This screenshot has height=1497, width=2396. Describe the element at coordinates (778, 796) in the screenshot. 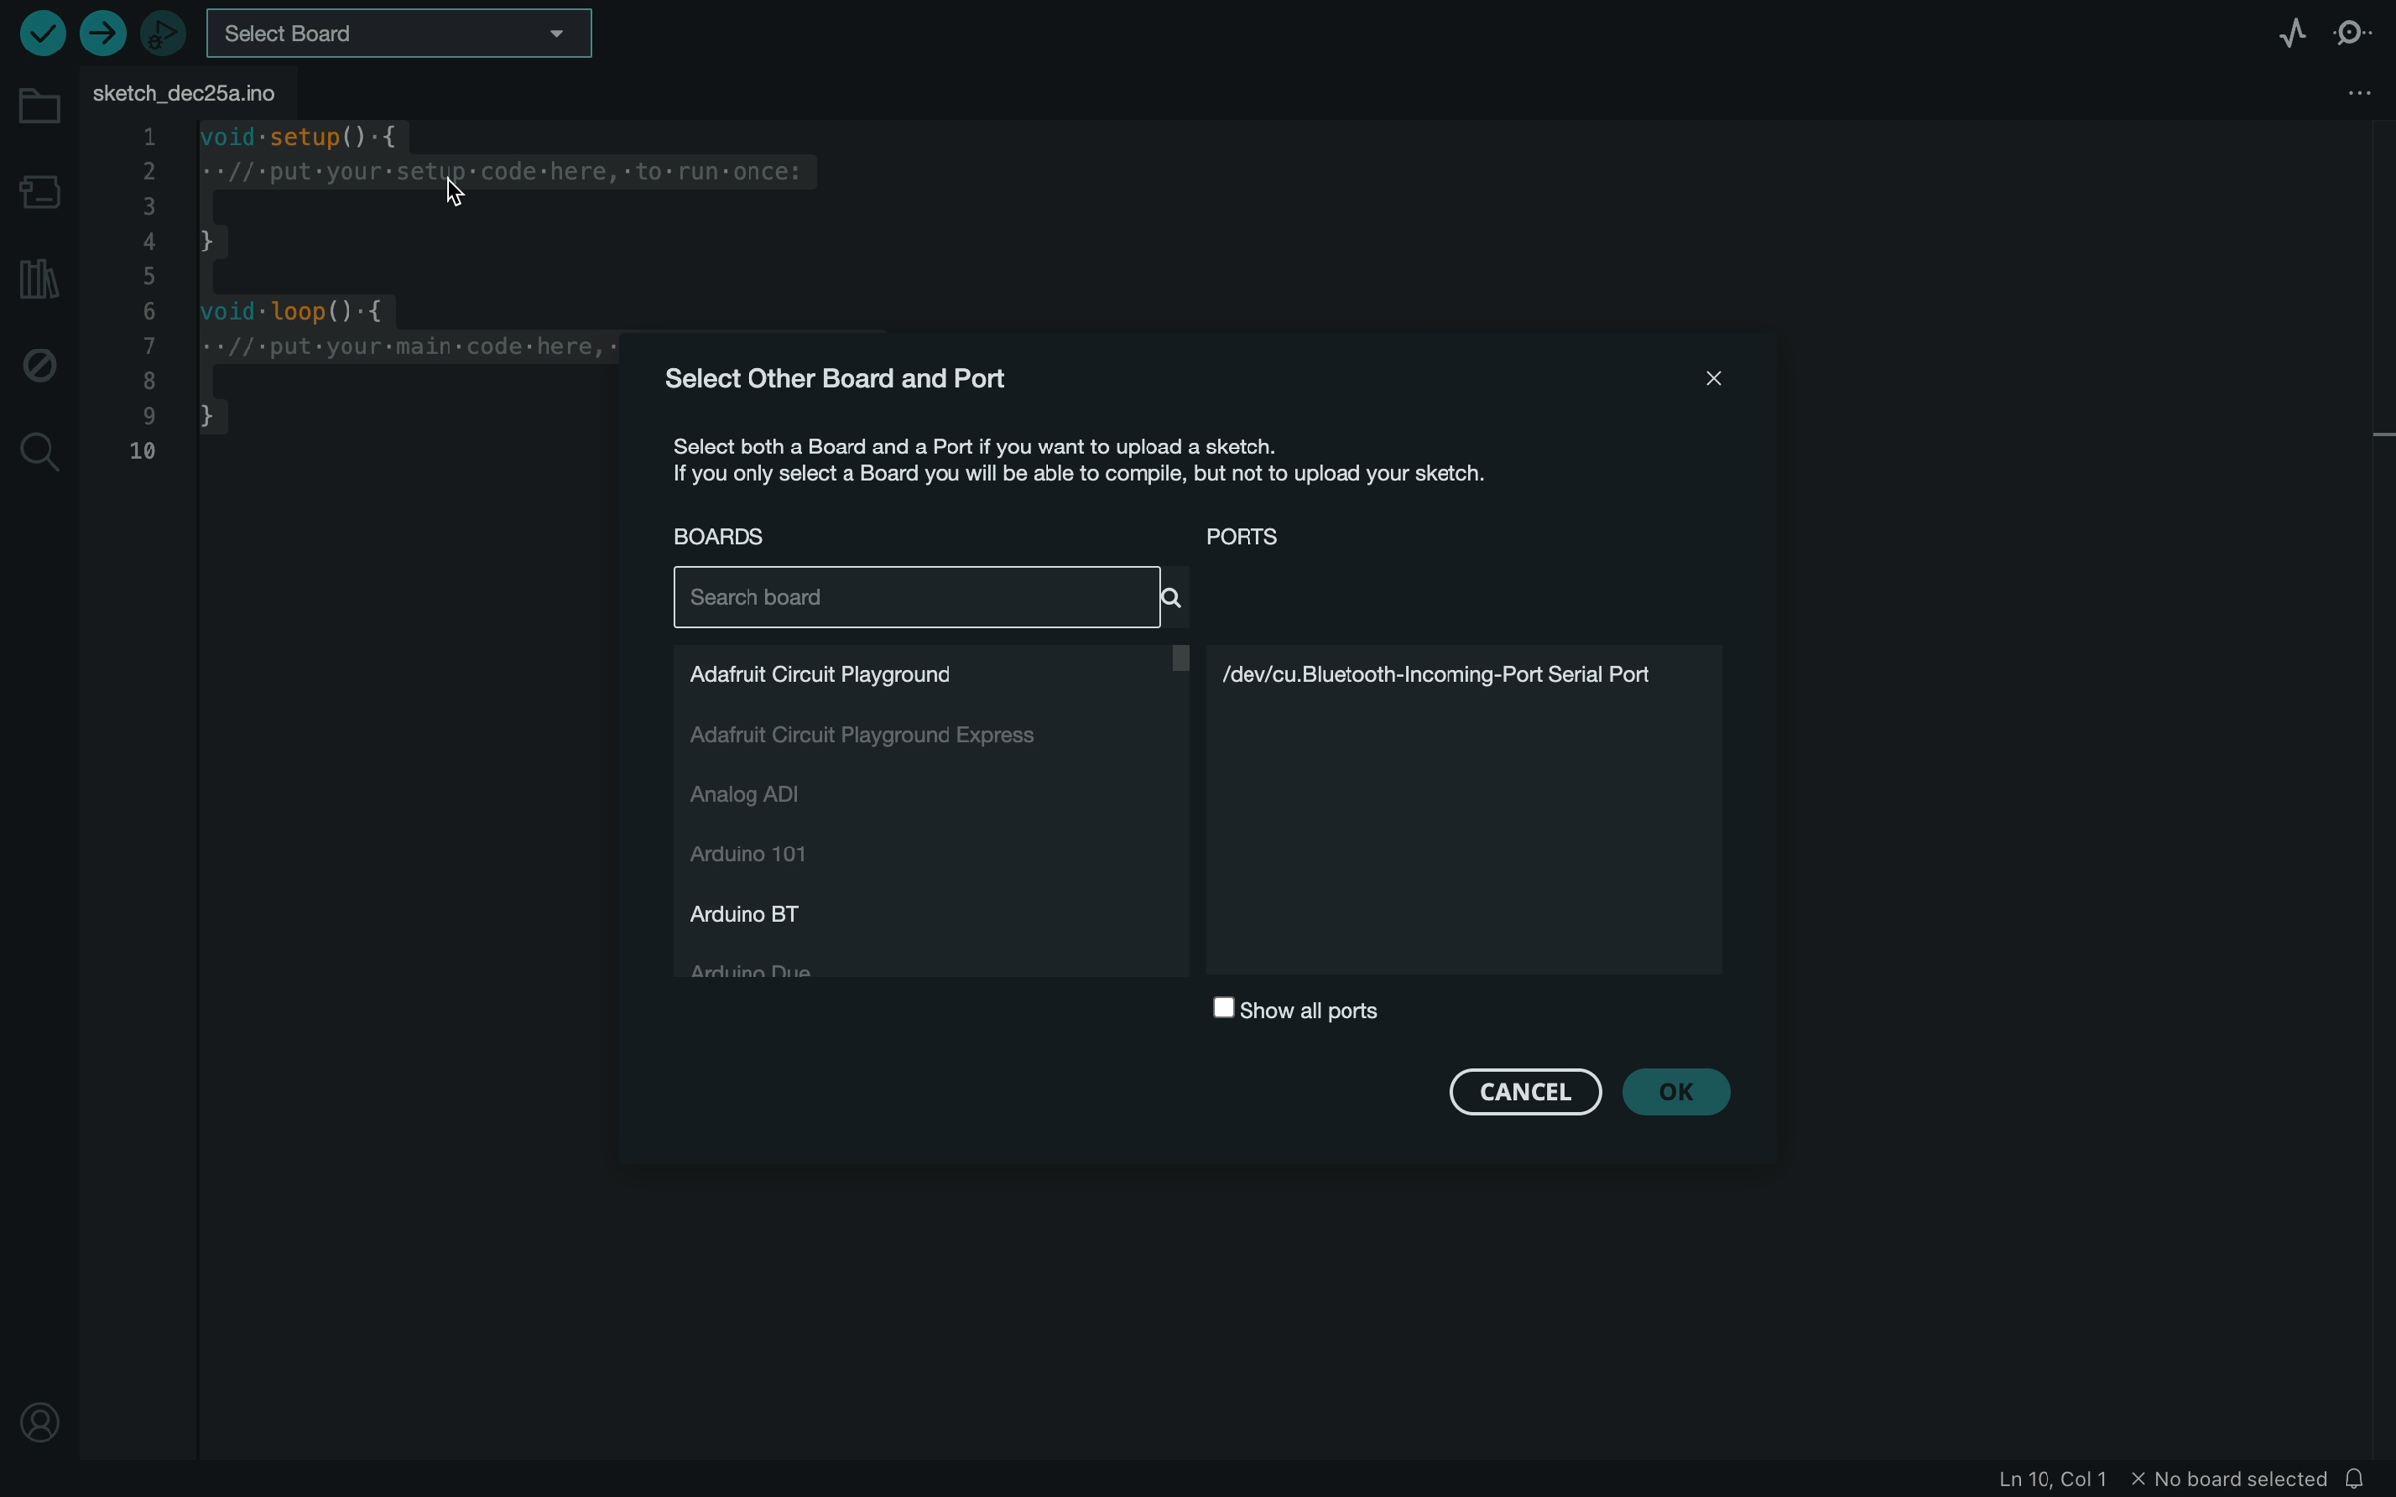

I see `analog adi` at that location.